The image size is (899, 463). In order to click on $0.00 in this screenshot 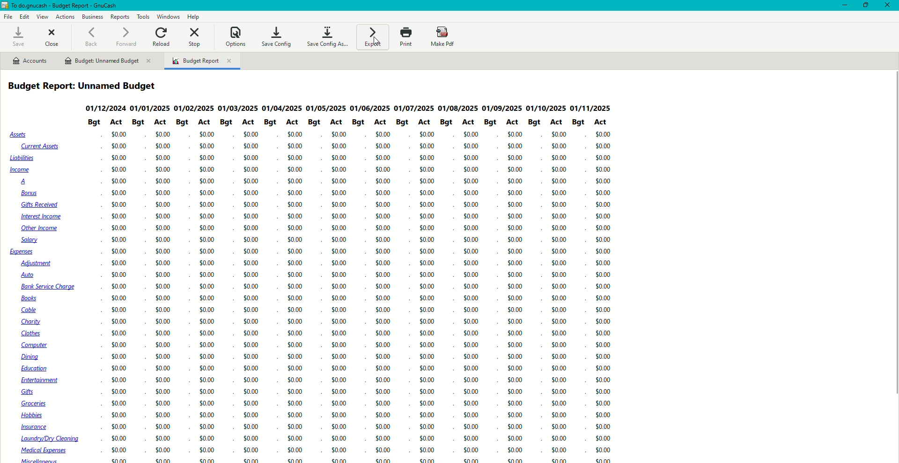, I will do `click(340, 251)`.